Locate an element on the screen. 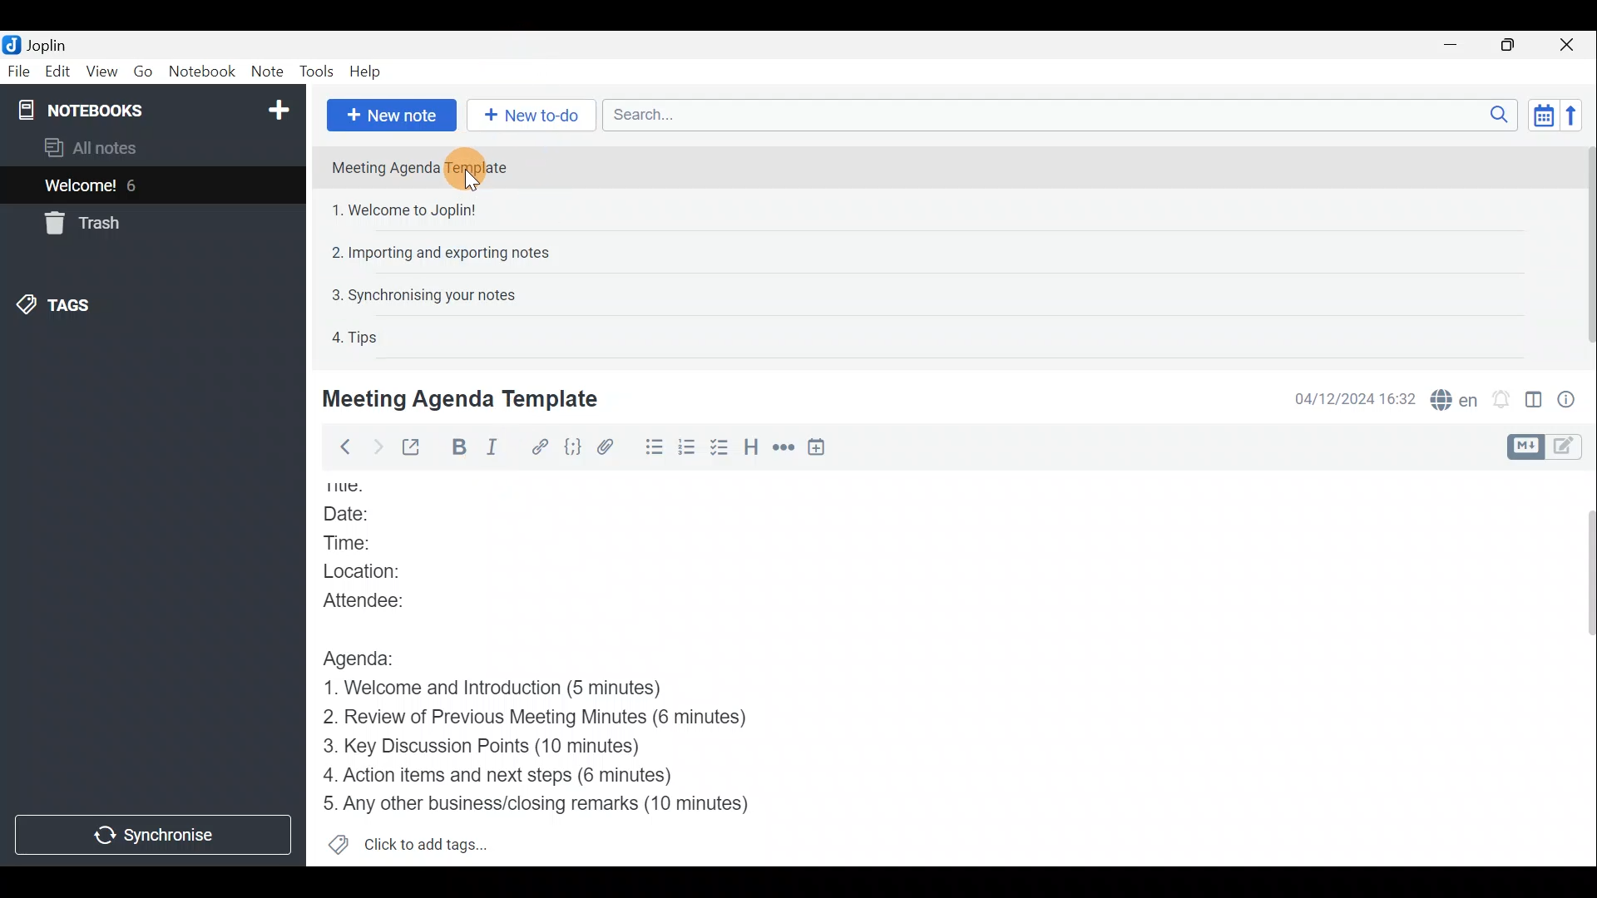 The height and width of the screenshot is (898, 1597). Go is located at coordinates (144, 70).